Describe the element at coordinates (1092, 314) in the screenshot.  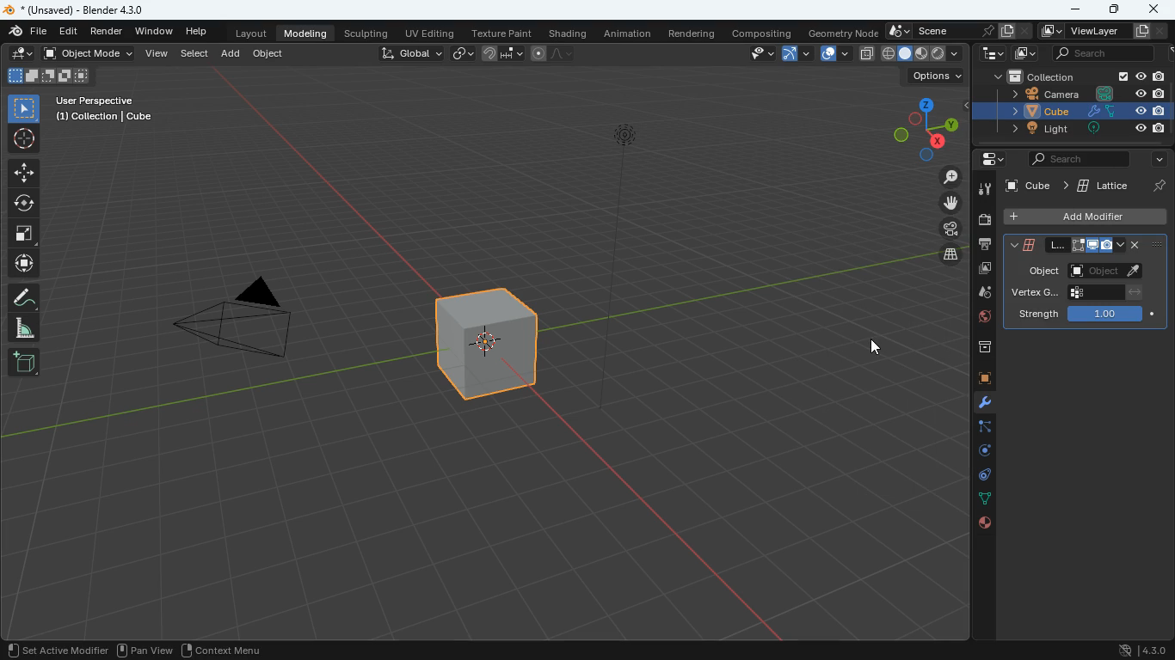
I see `strenght` at that location.